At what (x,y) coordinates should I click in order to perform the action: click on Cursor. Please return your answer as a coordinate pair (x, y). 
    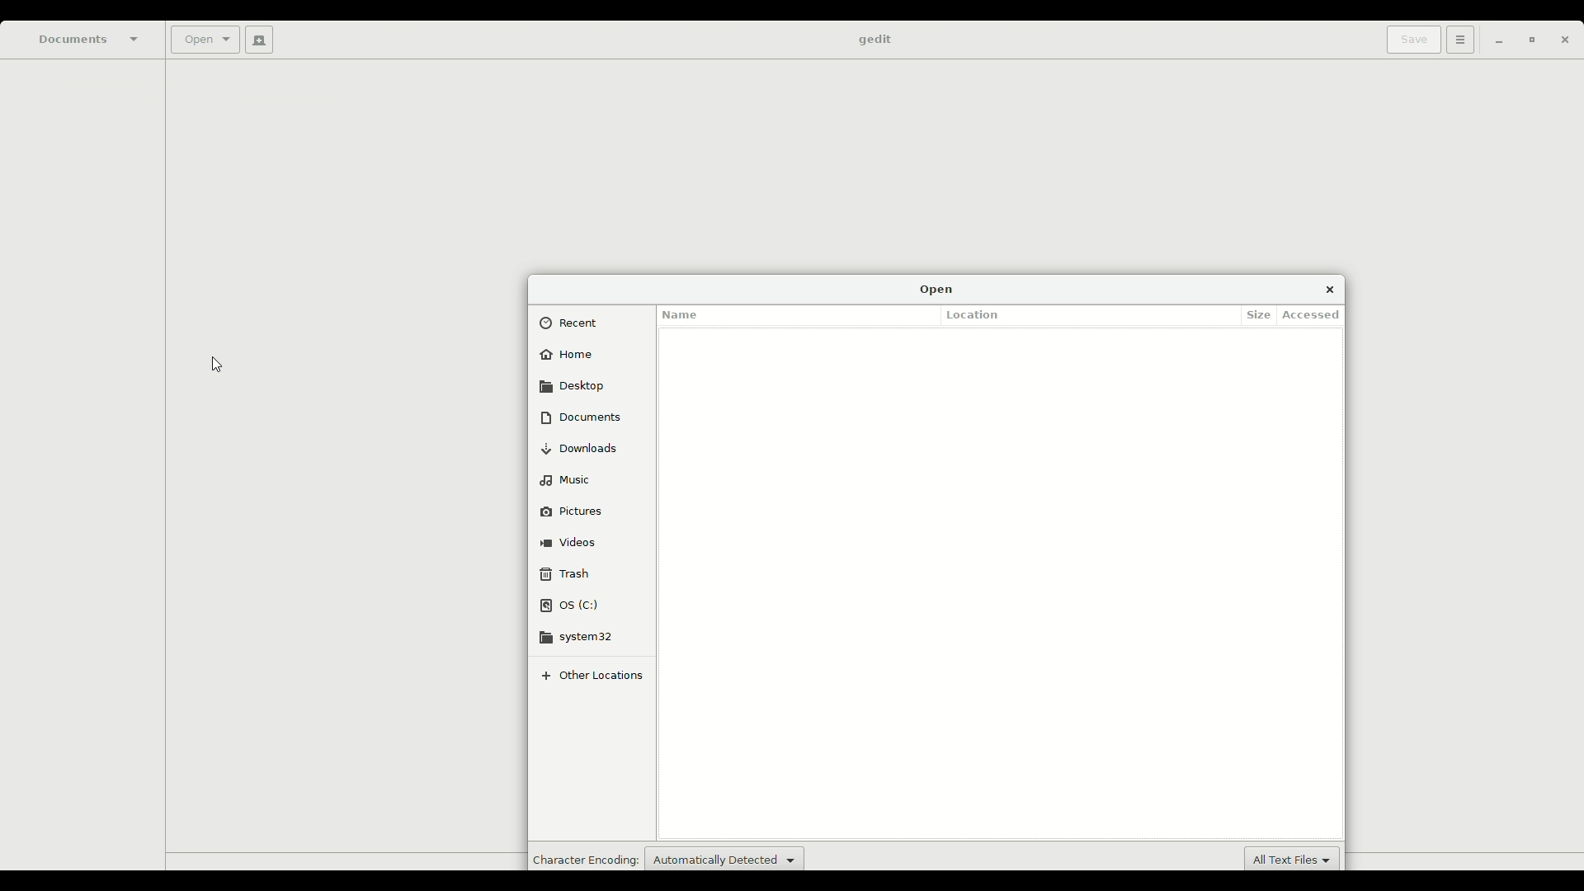
    Looking at the image, I should click on (220, 364).